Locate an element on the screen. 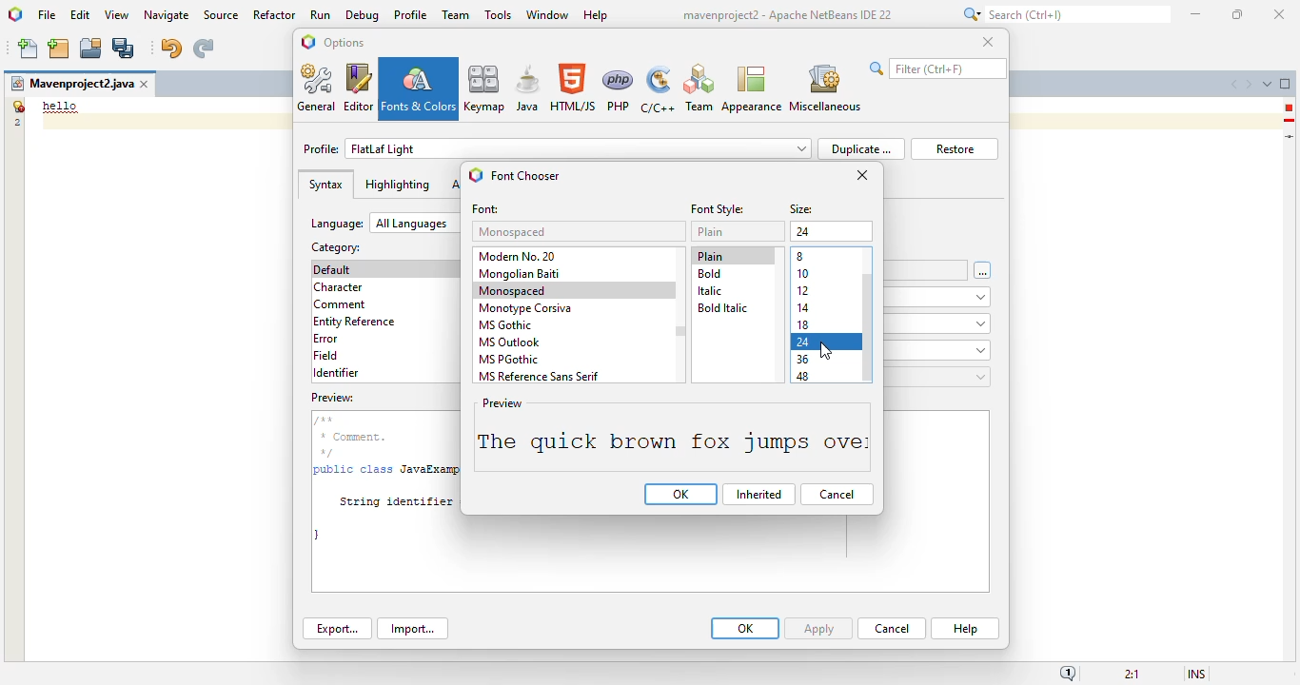 The height and width of the screenshot is (685, 1300). 18 is located at coordinates (803, 324).